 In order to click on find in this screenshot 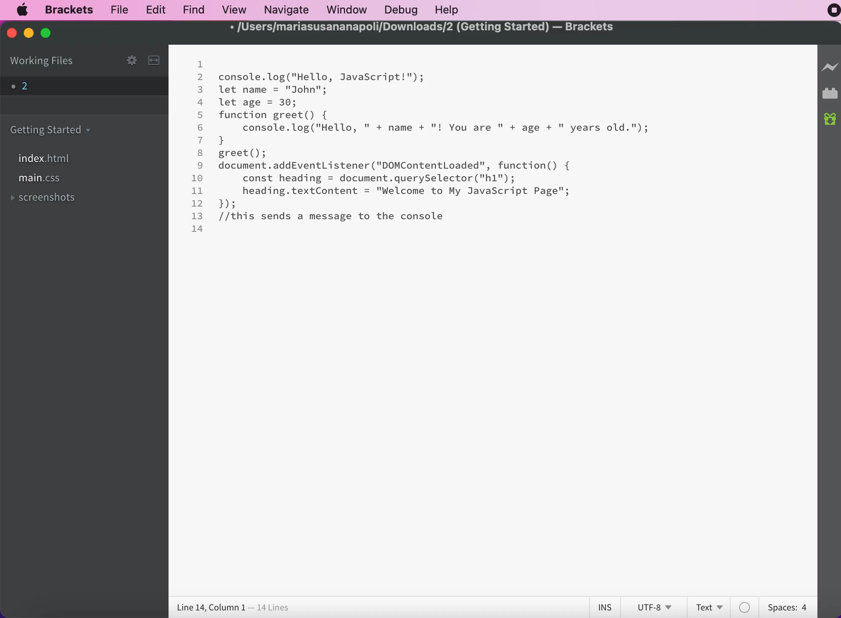, I will do `click(193, 11)`.